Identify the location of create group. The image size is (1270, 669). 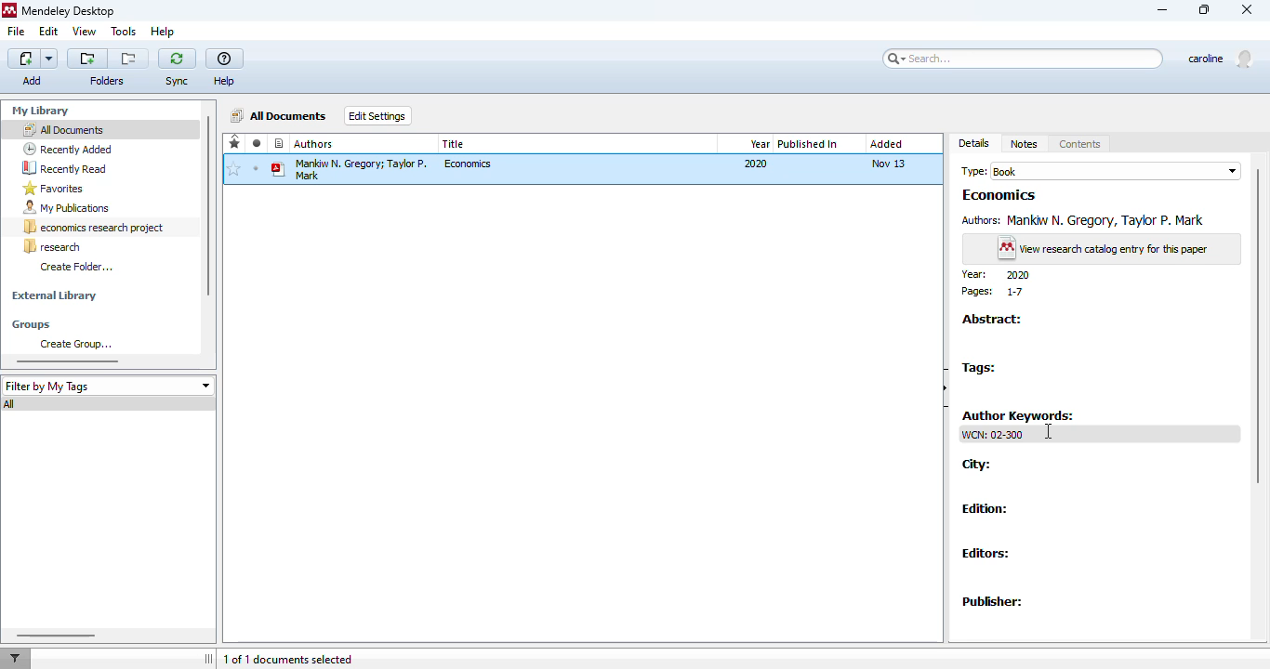
(78, 344).